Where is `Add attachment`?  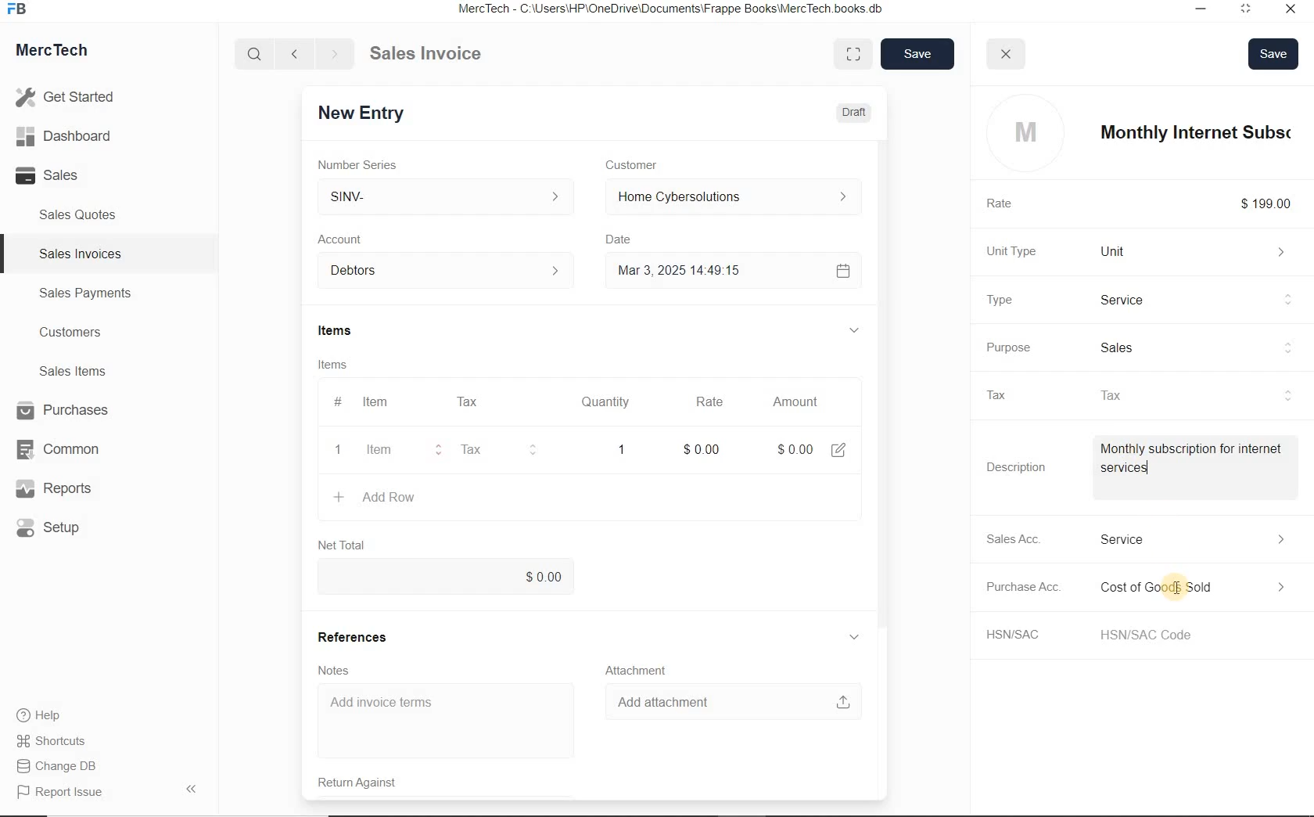 Add attachment is located at coordinates (724, 701).